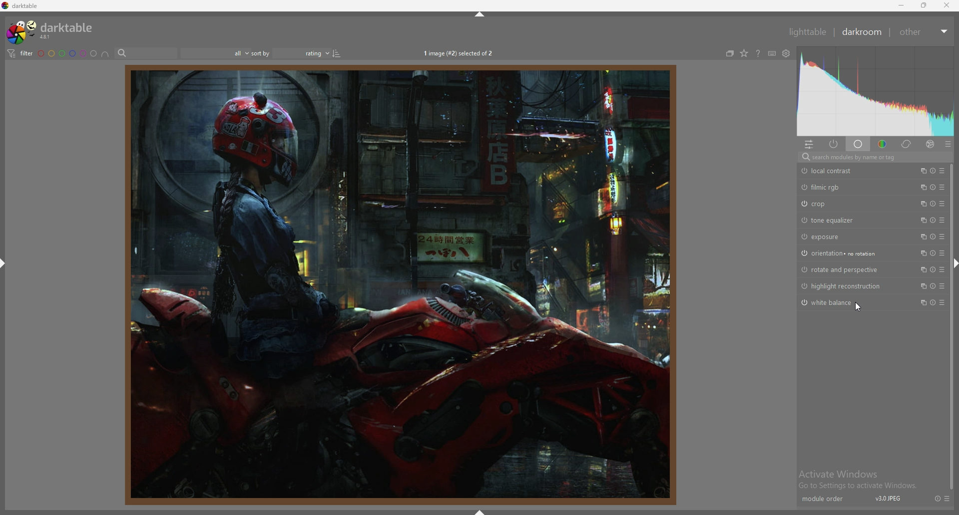 The height and width of the screenshot is (515, 959). Describe the element at coordinates (875, 92) in the screenshot. I see `heat map` at that location.